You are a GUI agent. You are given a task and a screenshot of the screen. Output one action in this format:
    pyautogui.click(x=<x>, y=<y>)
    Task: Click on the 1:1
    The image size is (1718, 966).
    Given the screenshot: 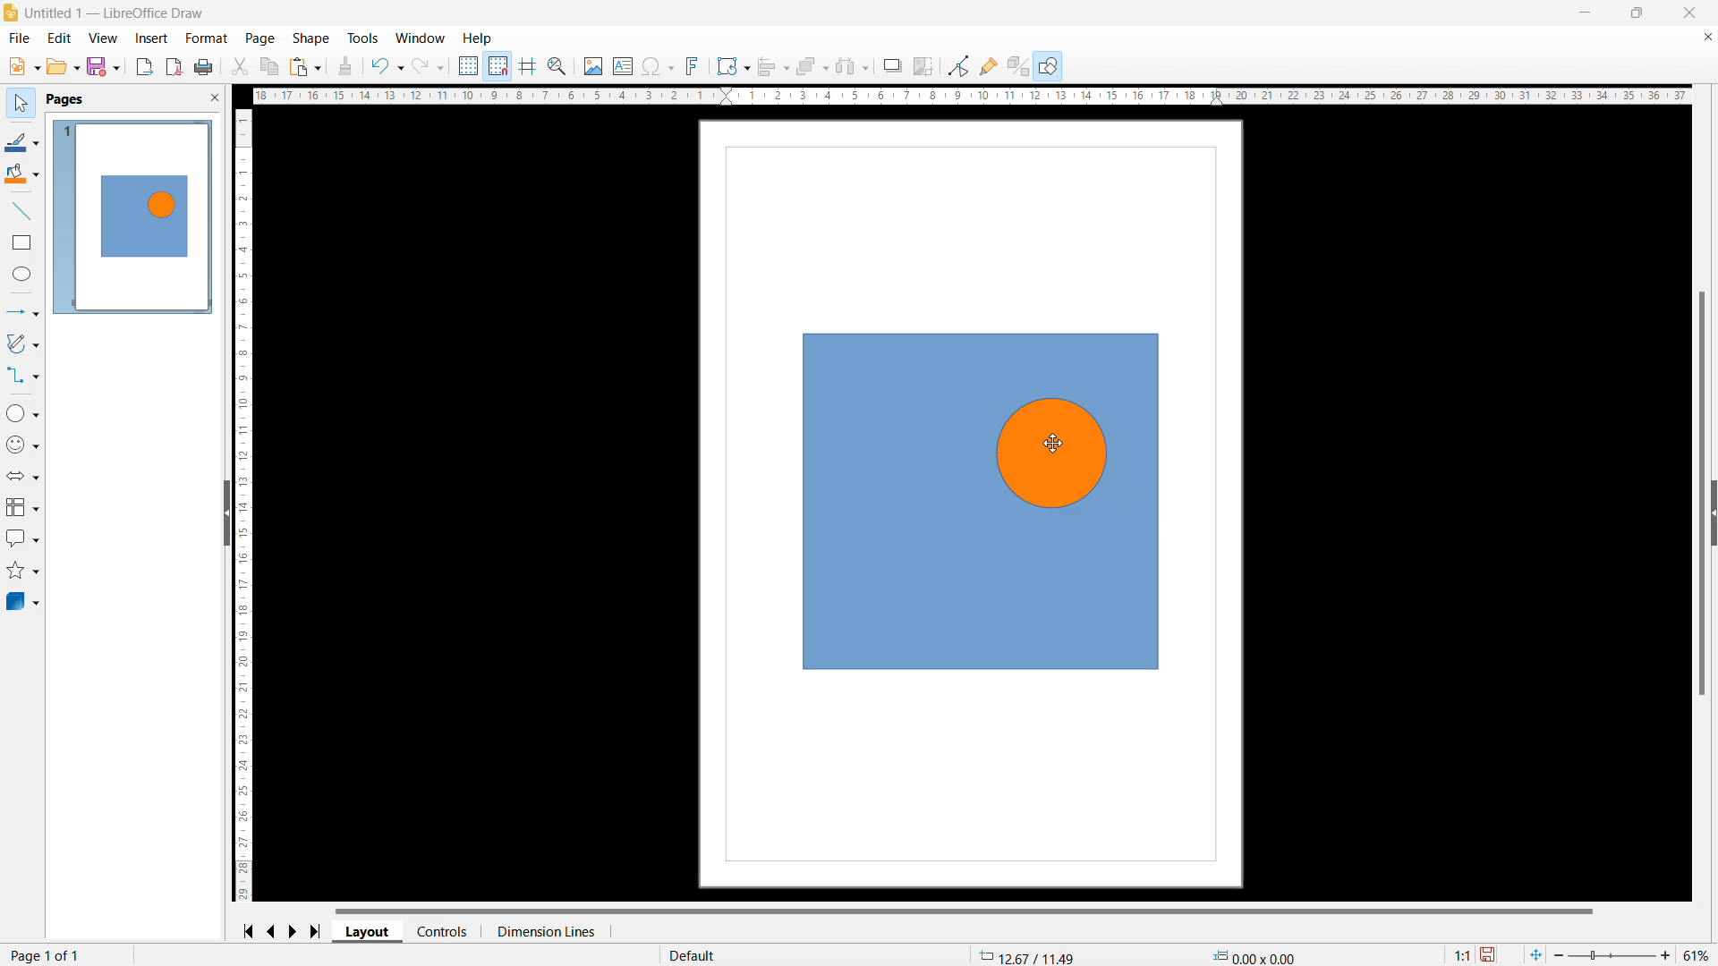 What is the action you would take?
    pyautogui.click(x=1459, y=953)
    